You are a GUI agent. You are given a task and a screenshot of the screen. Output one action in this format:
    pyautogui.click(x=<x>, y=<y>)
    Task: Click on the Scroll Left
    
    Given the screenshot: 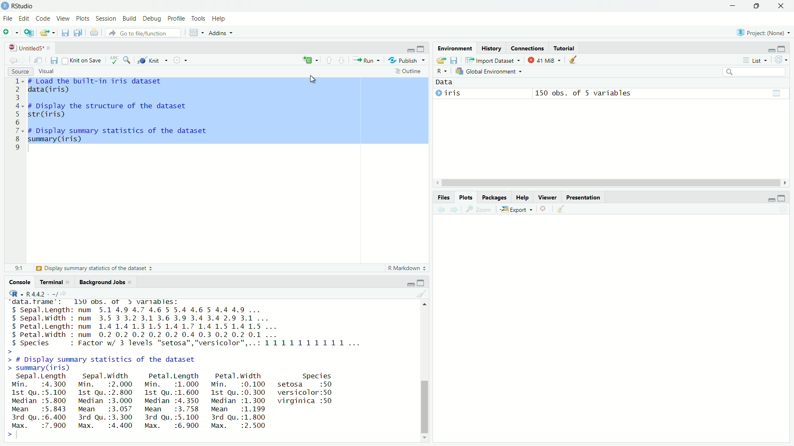 What is the action you would take?
    pyautogui.click(x=436, y=182)
    